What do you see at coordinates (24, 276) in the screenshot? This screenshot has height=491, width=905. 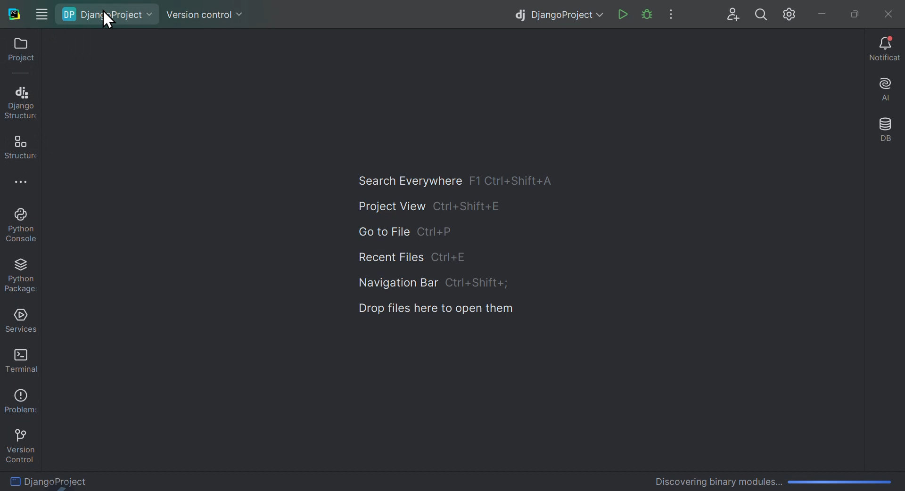 I see `Python package` at bounding box center [24, 276].